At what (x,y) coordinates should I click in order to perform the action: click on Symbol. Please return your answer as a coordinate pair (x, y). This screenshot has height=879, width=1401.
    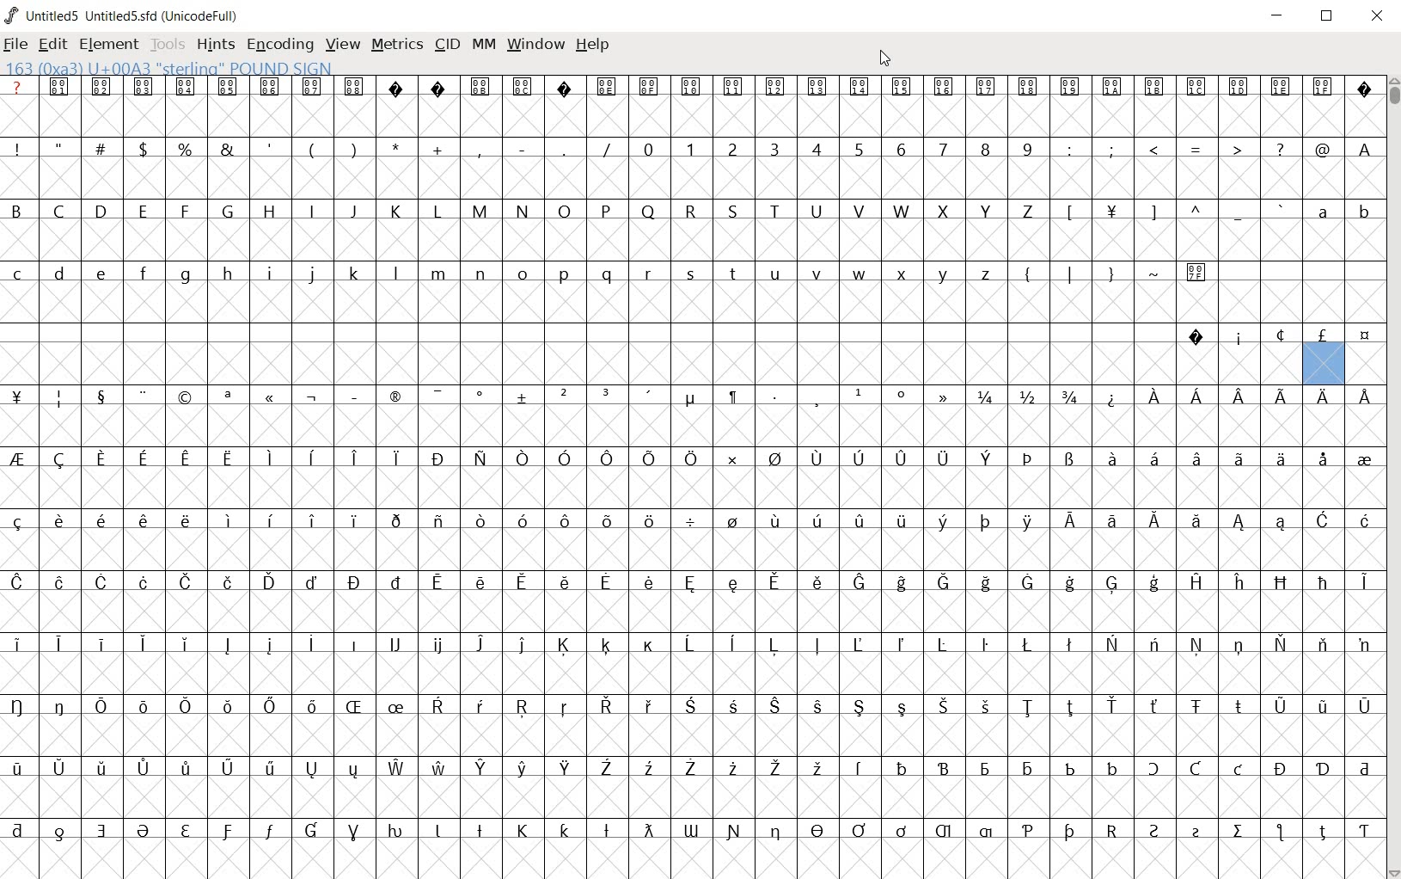
    Looking at the image, I should click on (648, 519).